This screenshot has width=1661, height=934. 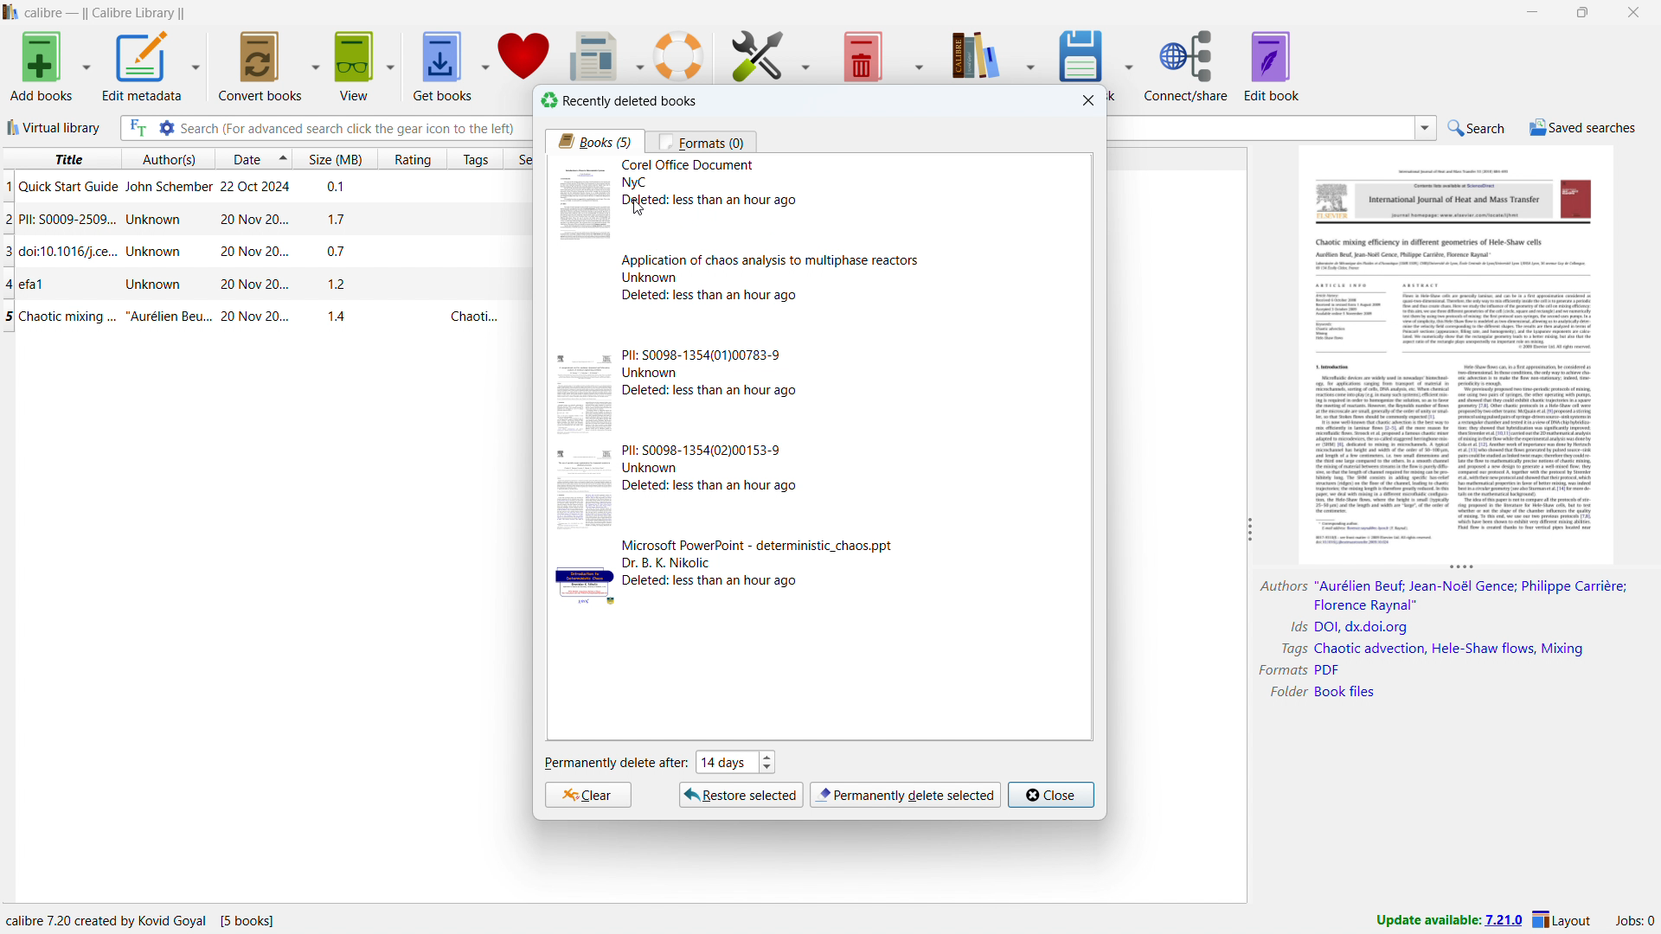 What do you see at coordinates (390, 65) in the screenshot?
I see `view options` at bounding box center [390, 65].